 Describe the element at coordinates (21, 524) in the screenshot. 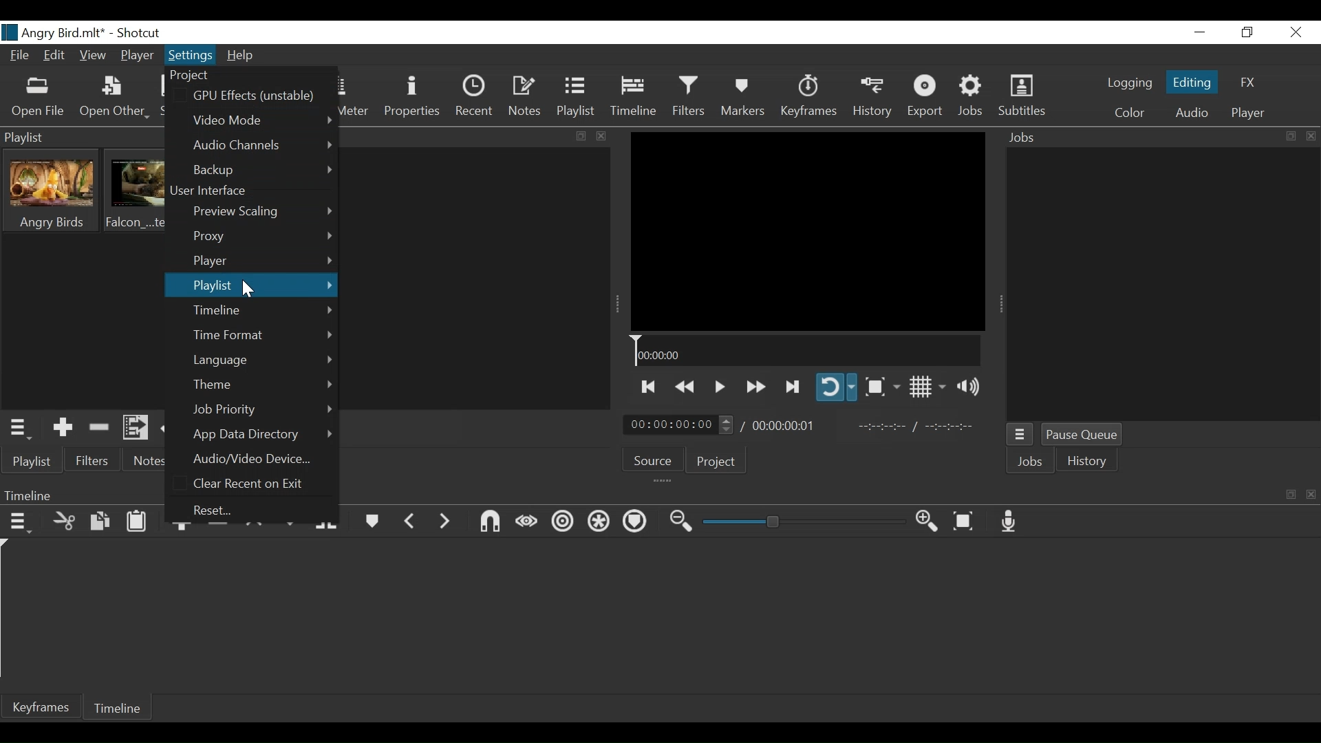

I see `Timeline menu` at that location.